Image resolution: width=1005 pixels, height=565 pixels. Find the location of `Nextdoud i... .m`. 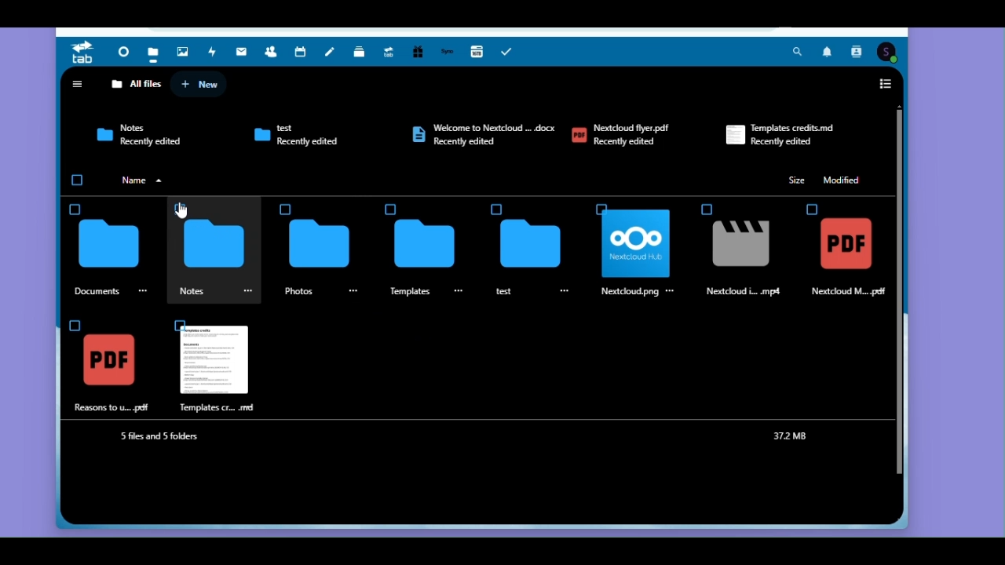

Nextdoud i... .m is located at coordinates (746, 292).